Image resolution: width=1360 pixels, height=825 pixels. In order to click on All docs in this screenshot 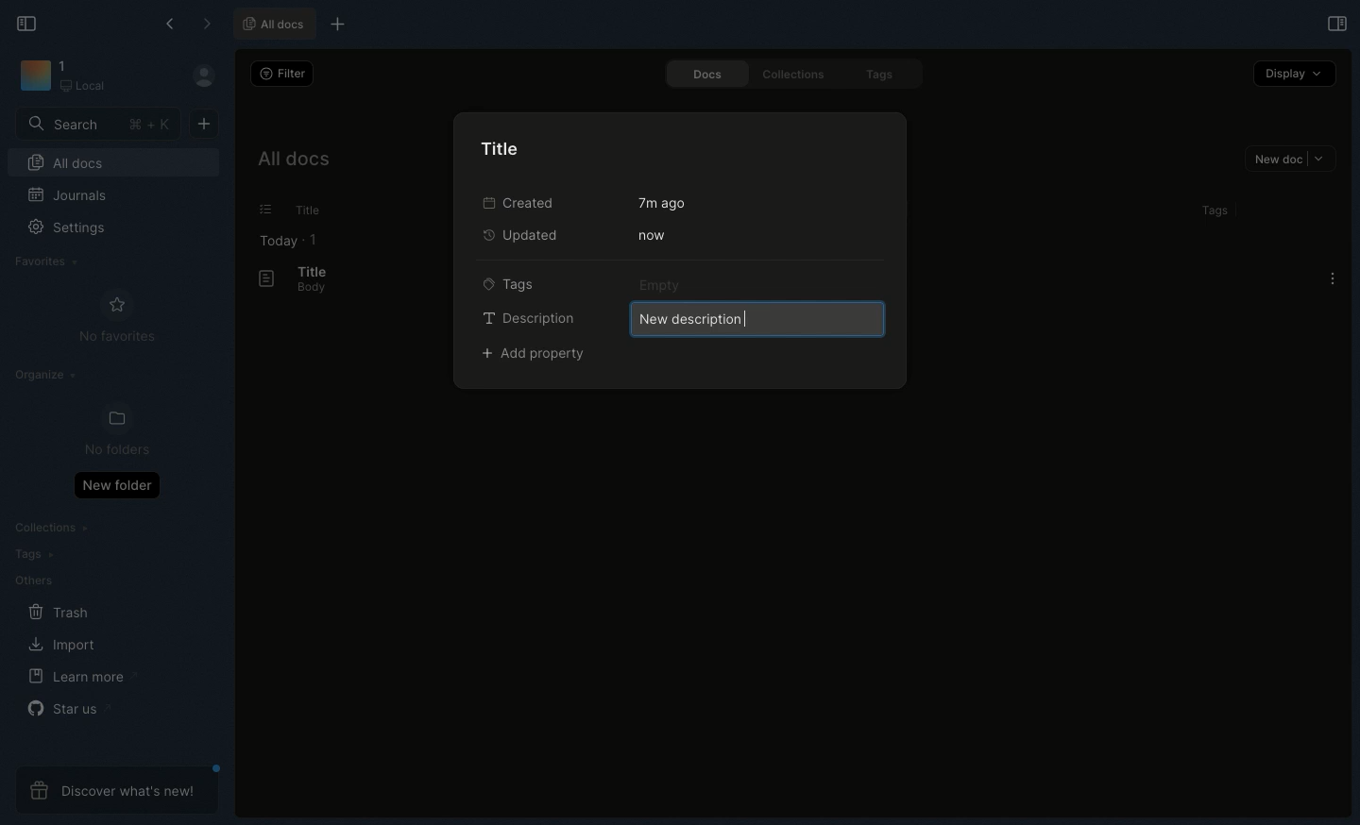, I will do `click(272, 25)`.